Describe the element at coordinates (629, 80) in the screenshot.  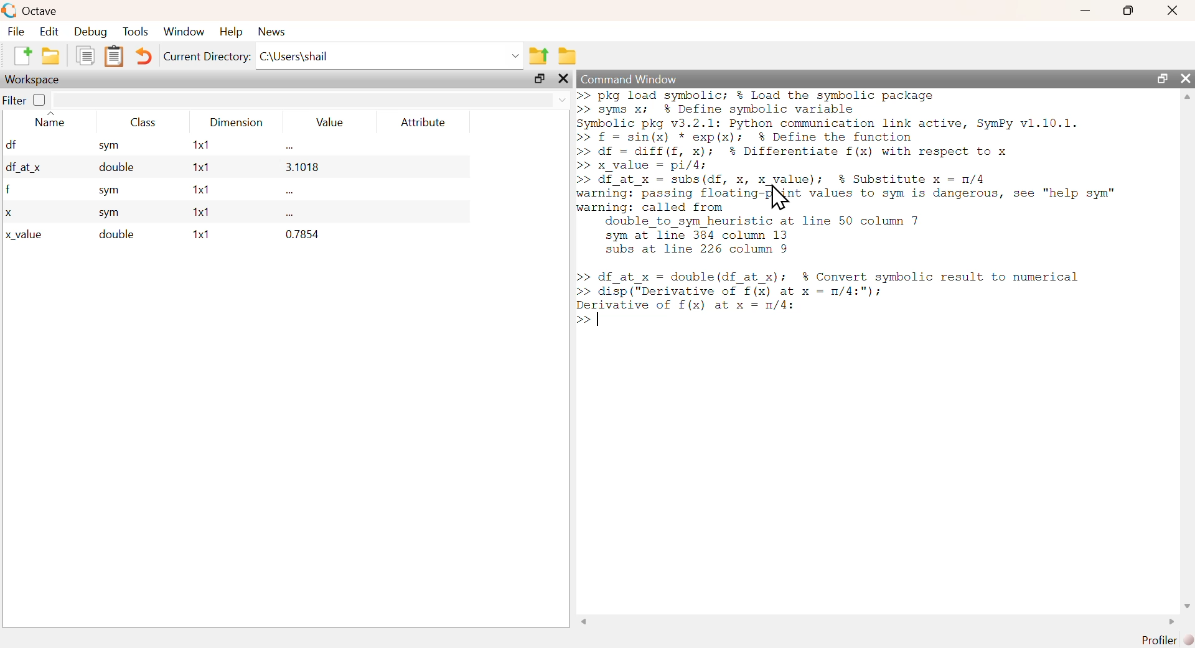
I see `Command Window` at that location.